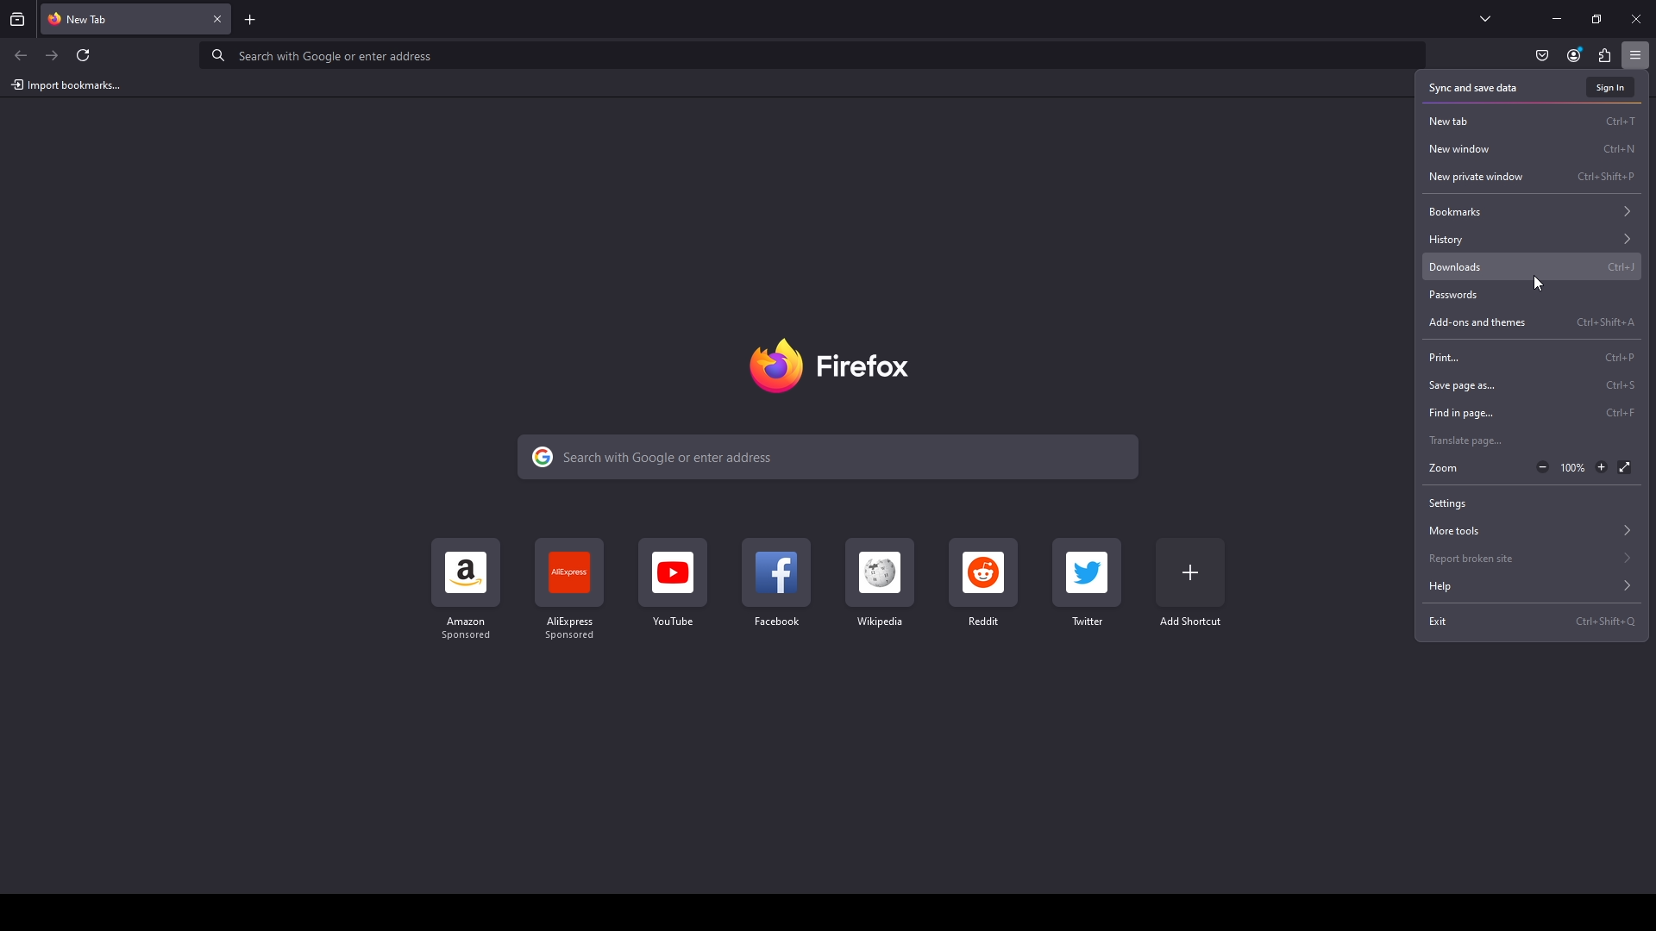 The width and height of the screenshot is (1656, 931). I want to click on Report broken site, so click(1533, 557).